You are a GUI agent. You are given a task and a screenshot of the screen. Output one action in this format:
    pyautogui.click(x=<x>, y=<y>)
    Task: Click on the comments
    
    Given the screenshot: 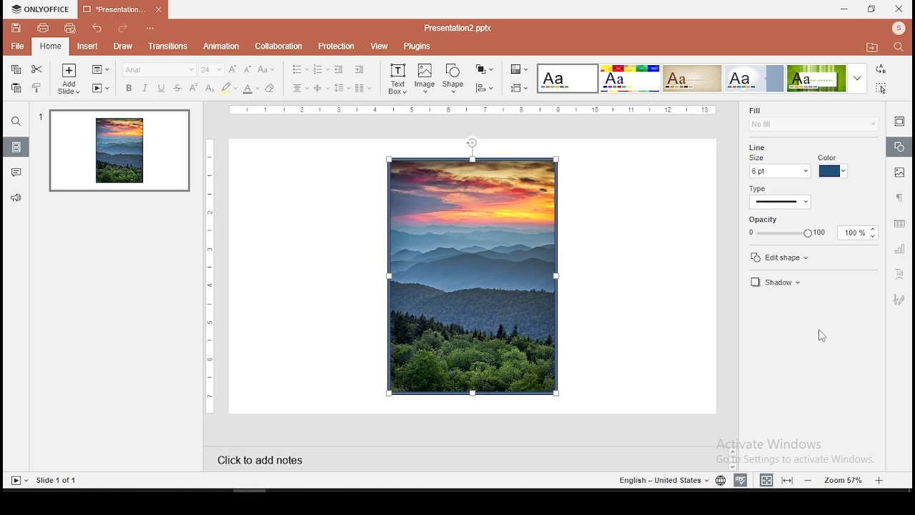 What is the action you would take?
    pyautogui.click(x=17, y=172)
    